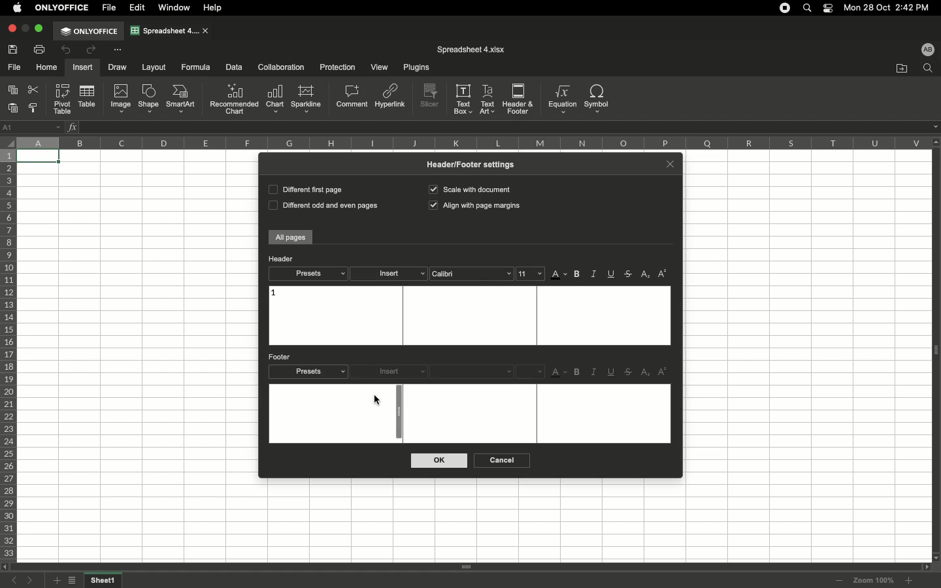 The image size is (941, 588). What do you see at coordinates (165, 30) in the screenshot?
I see `Spreadsheet tab` at bounding box center [165, 30].